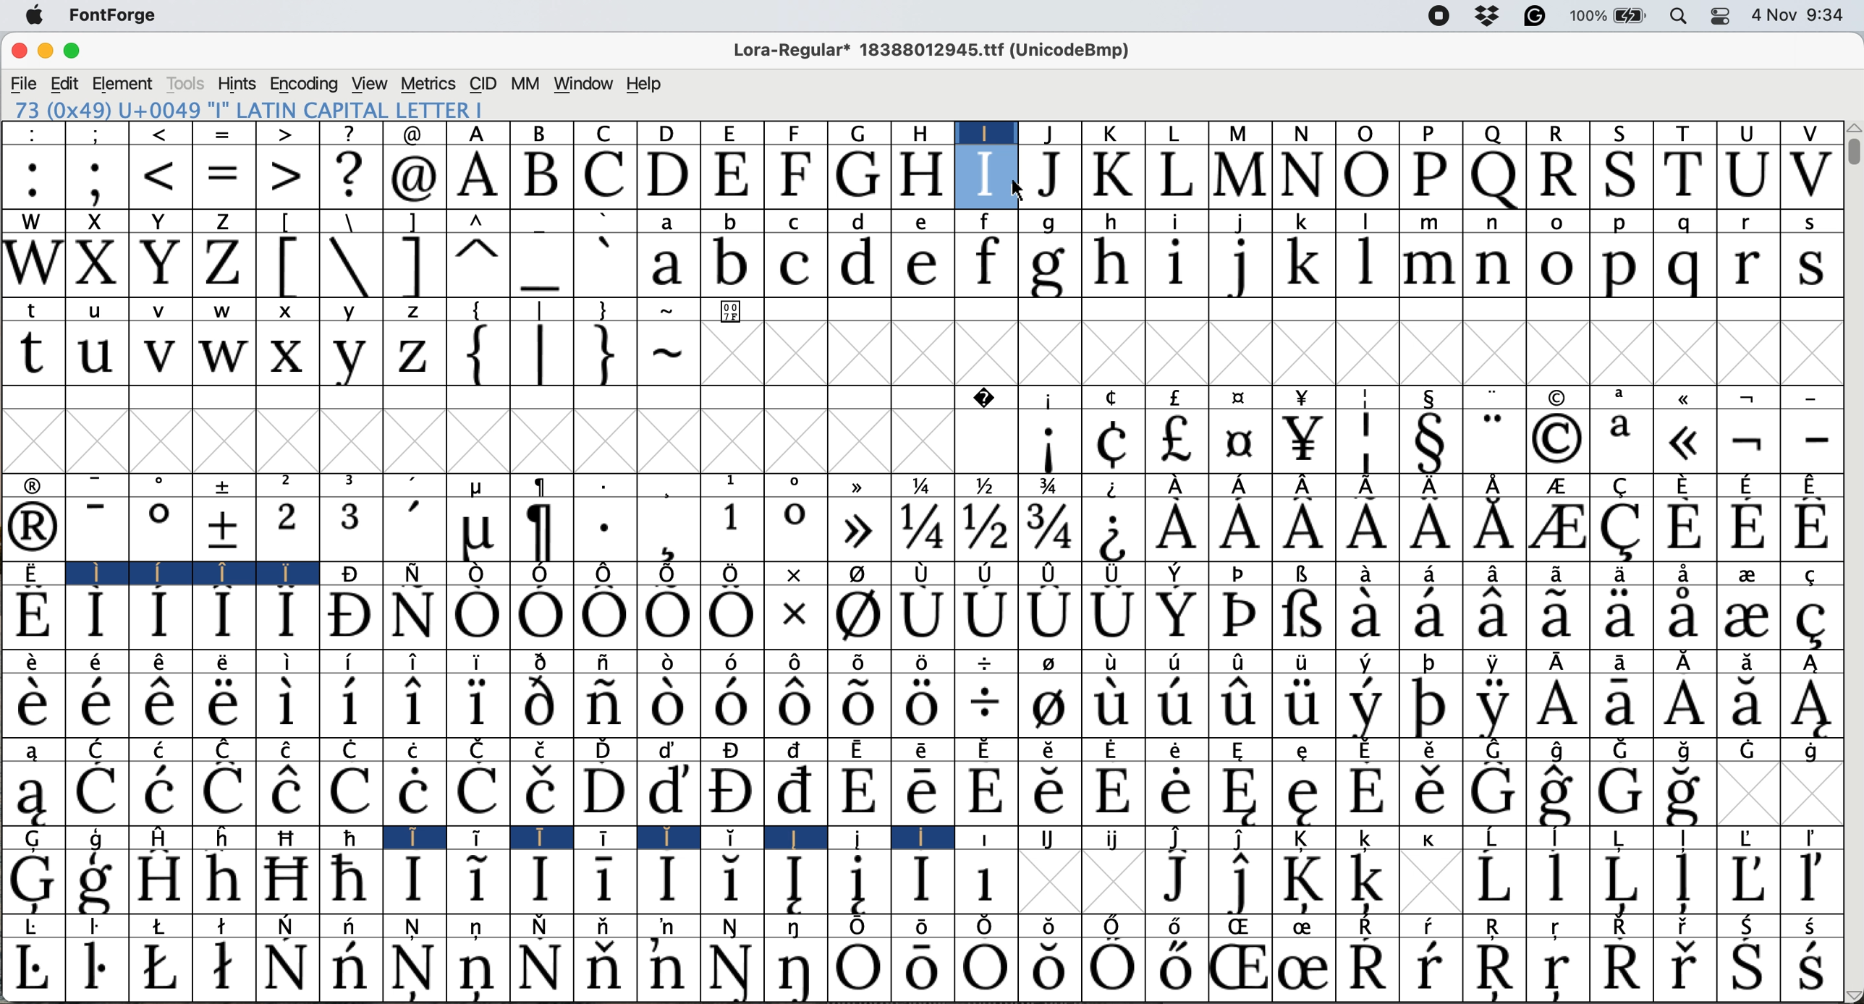 The width and height of the screenshot is (1864, 1004). I want to click on Symbol, so click(1431, 967).